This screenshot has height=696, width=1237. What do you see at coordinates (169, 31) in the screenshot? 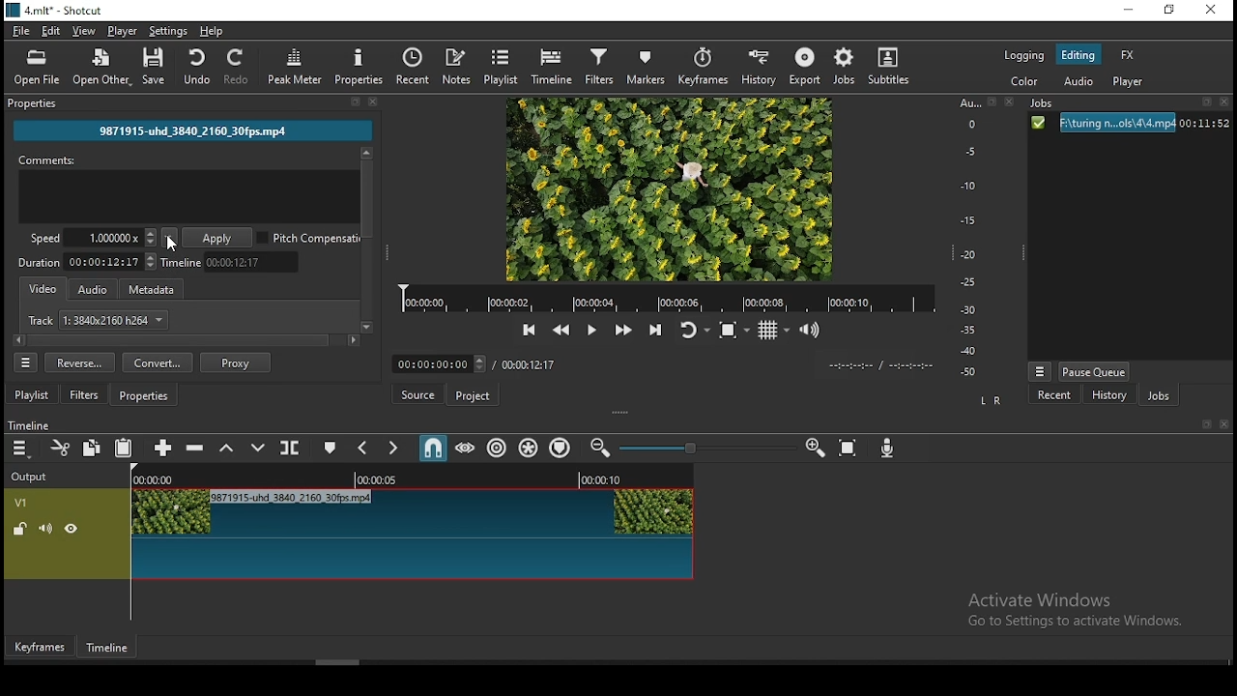
I see `settings` at bounding box center [169, 31].